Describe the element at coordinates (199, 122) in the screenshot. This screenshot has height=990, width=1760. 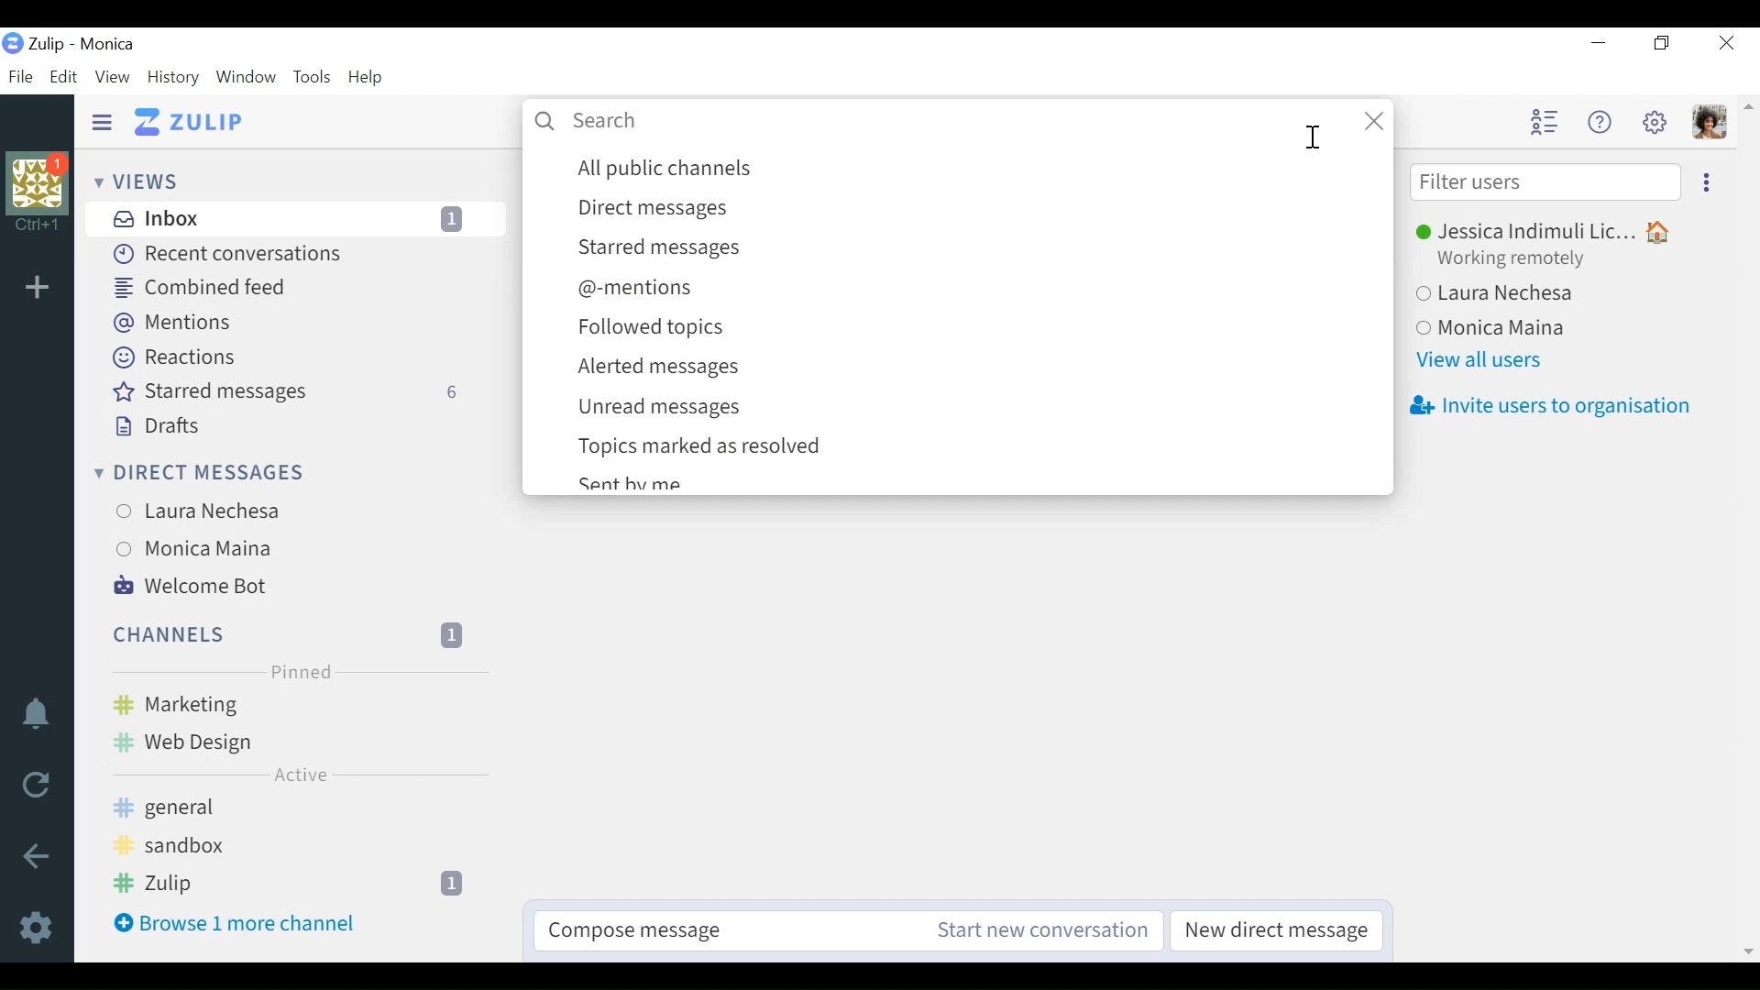
I see `Go to Home View` at that location.